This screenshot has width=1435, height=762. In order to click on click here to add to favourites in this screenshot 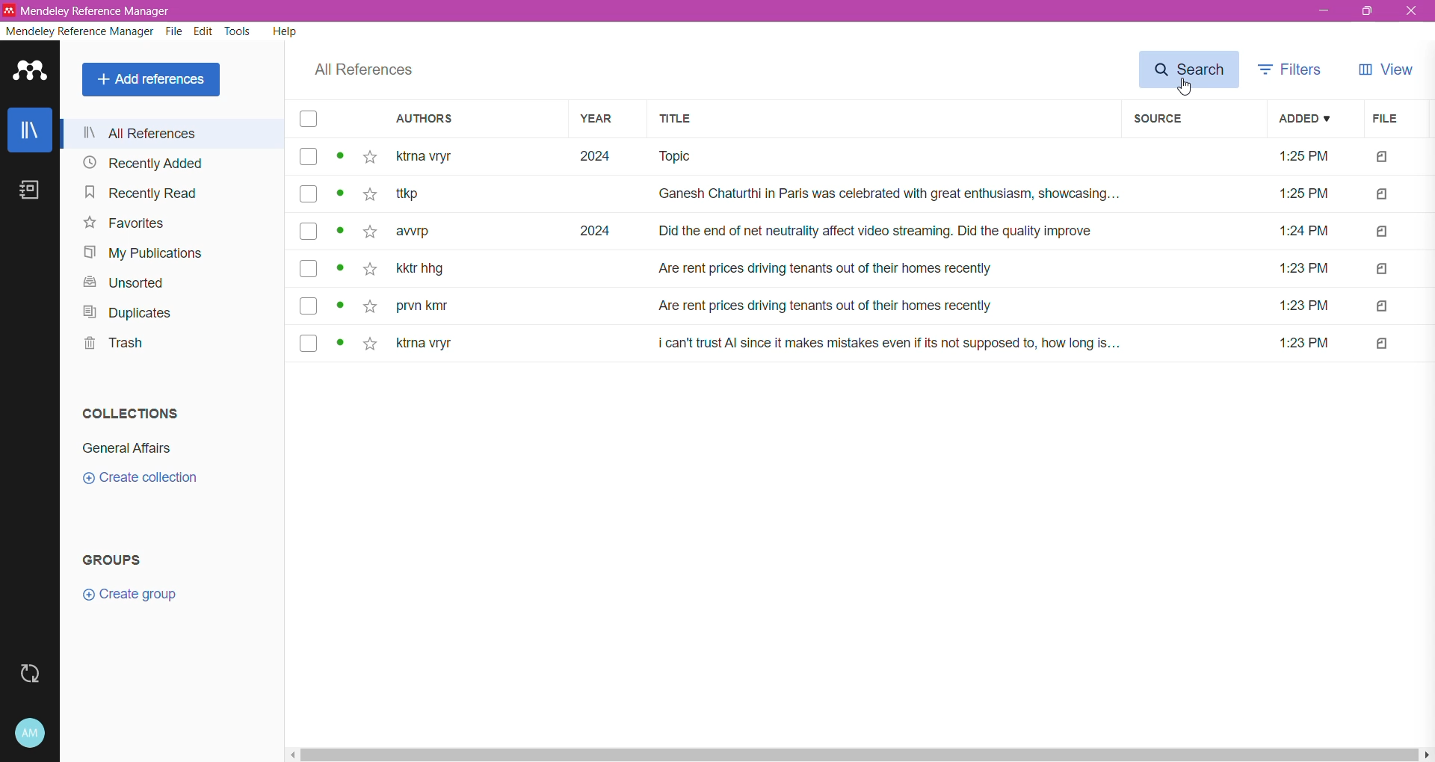, I will do `click(368, 272)`.